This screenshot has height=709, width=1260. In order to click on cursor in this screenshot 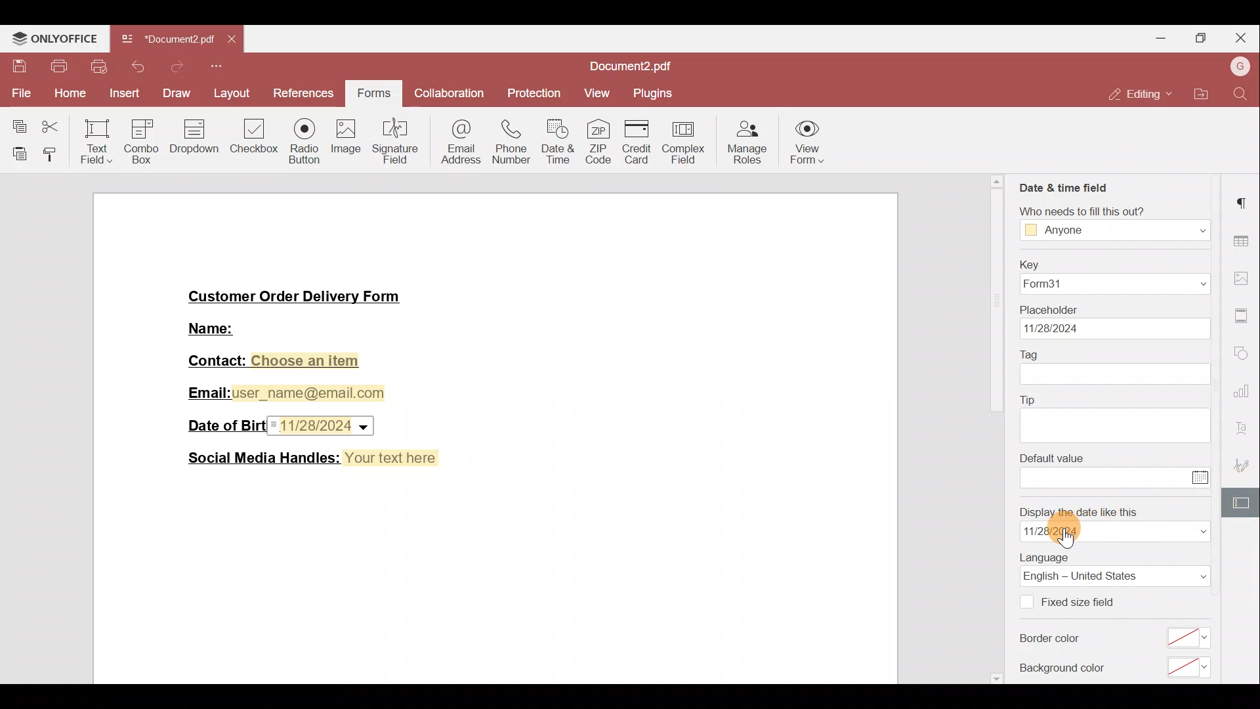, I will do `click(1066, 539)`.